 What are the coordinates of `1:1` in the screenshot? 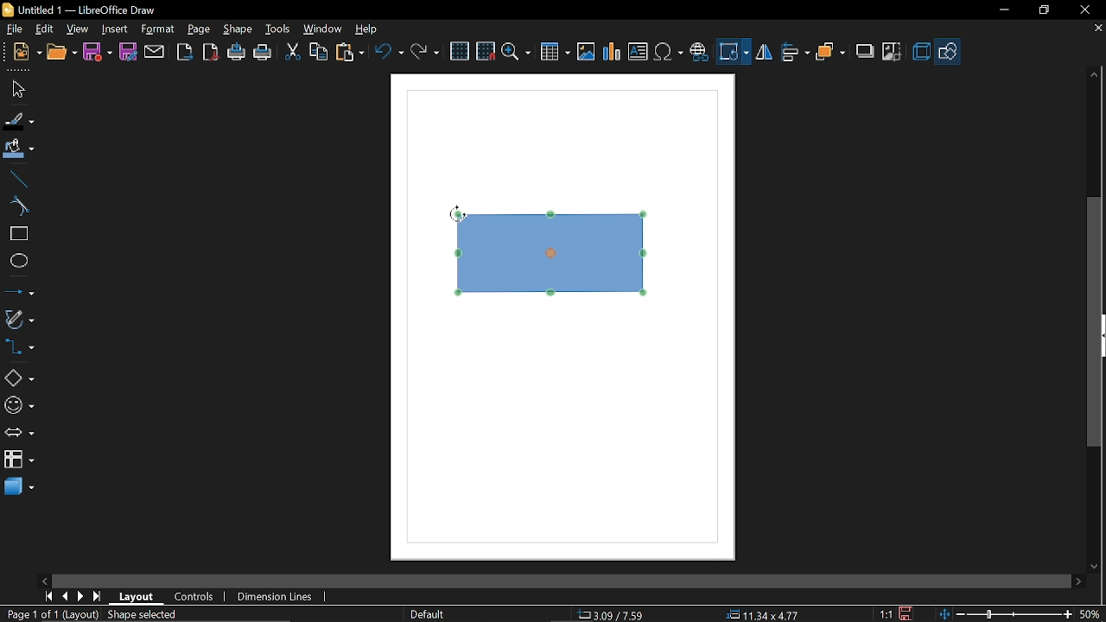 It's located at (886, 613).